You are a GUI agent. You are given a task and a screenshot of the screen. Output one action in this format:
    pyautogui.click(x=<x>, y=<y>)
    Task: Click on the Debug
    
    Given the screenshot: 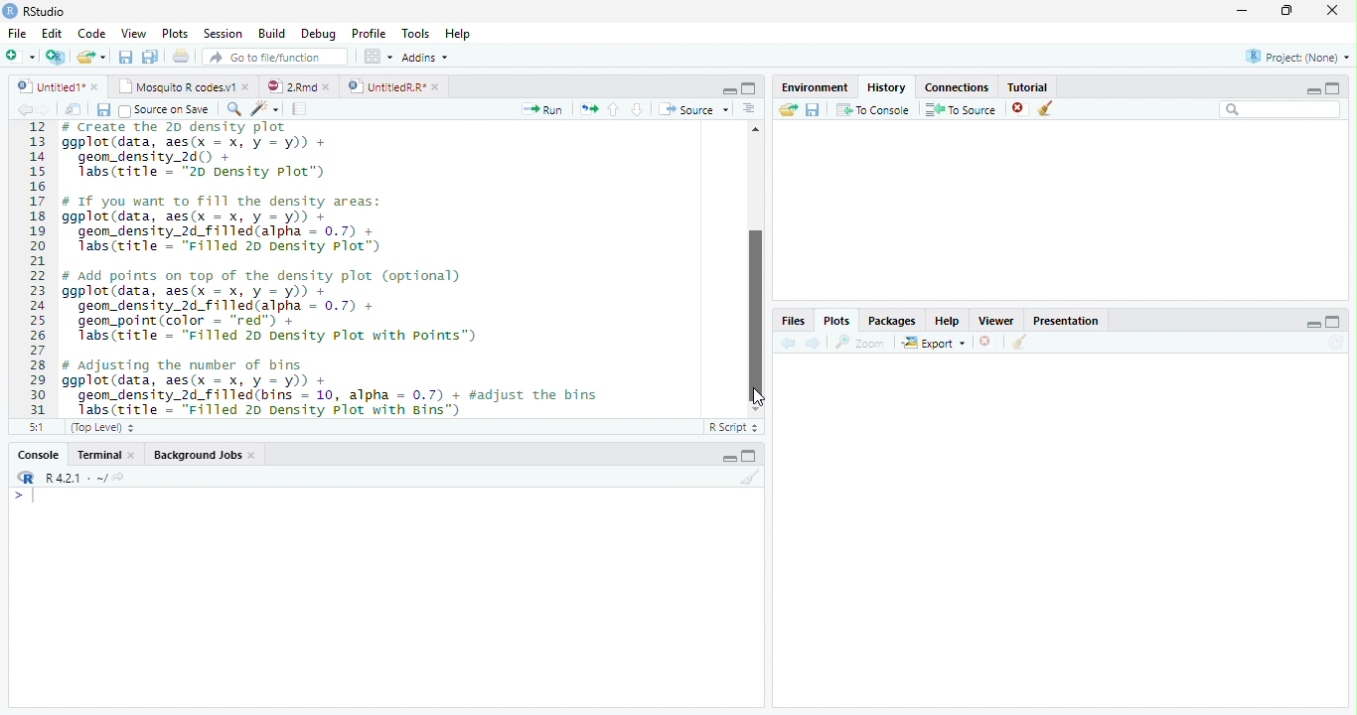 What is the action you would take?
    pyautogui.click(x=319, y=35)
    